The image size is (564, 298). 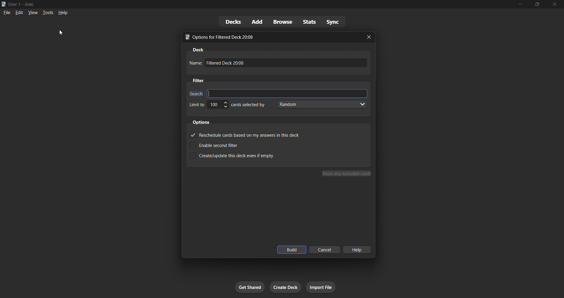 What do you see at coordinates (195, 94) in the screenshot?
I see `search` at bounding box center [195, 94].